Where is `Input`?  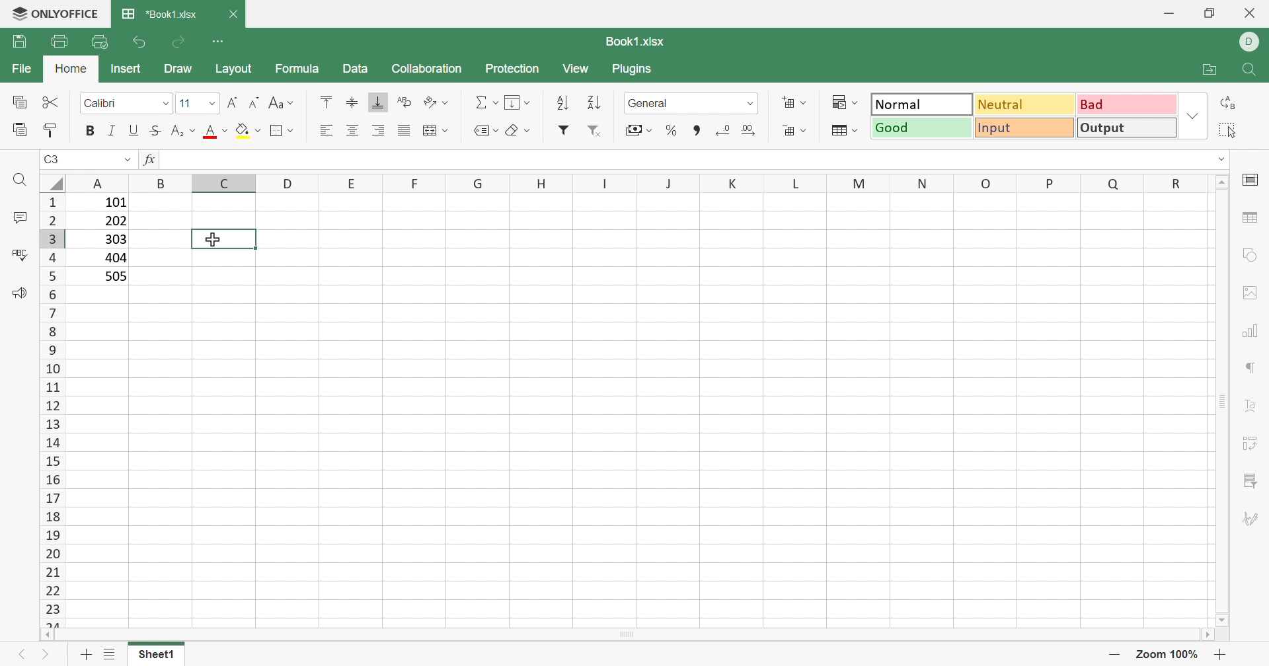
Input is located at coordinates (1024, 128).